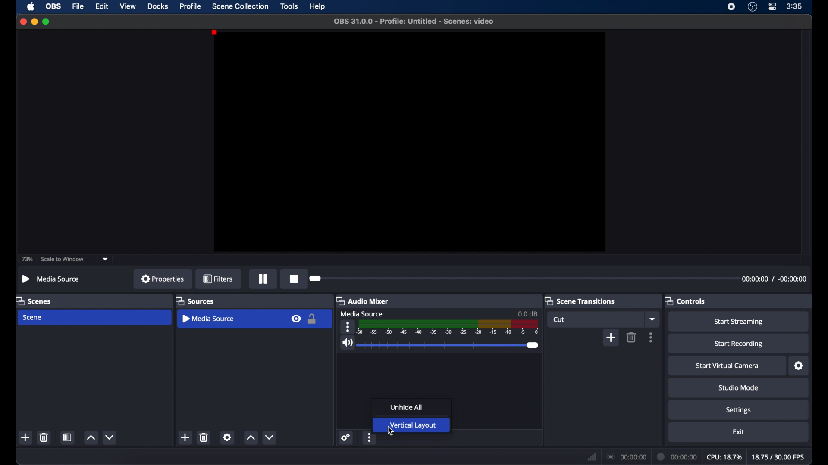 This screenshot has width=828, height=465. Describe the element at coordinates (527, 313) in the screenshot. I see `0.0` at that location.